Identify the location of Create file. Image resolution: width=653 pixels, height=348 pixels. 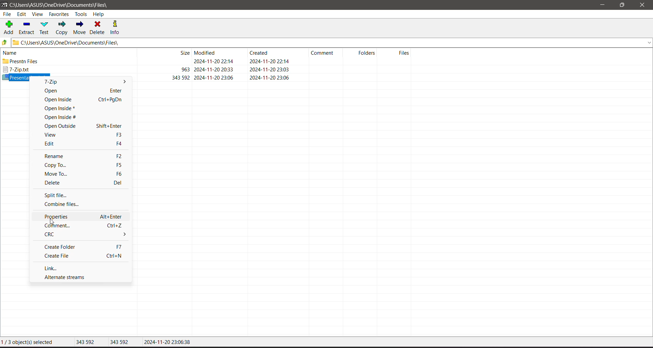
(84, 257).